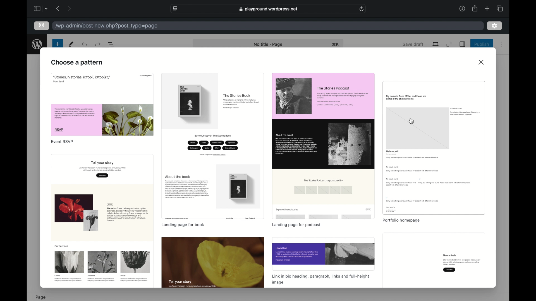 The image size is (536, 301). I want to click on next page, so click(70, 8).